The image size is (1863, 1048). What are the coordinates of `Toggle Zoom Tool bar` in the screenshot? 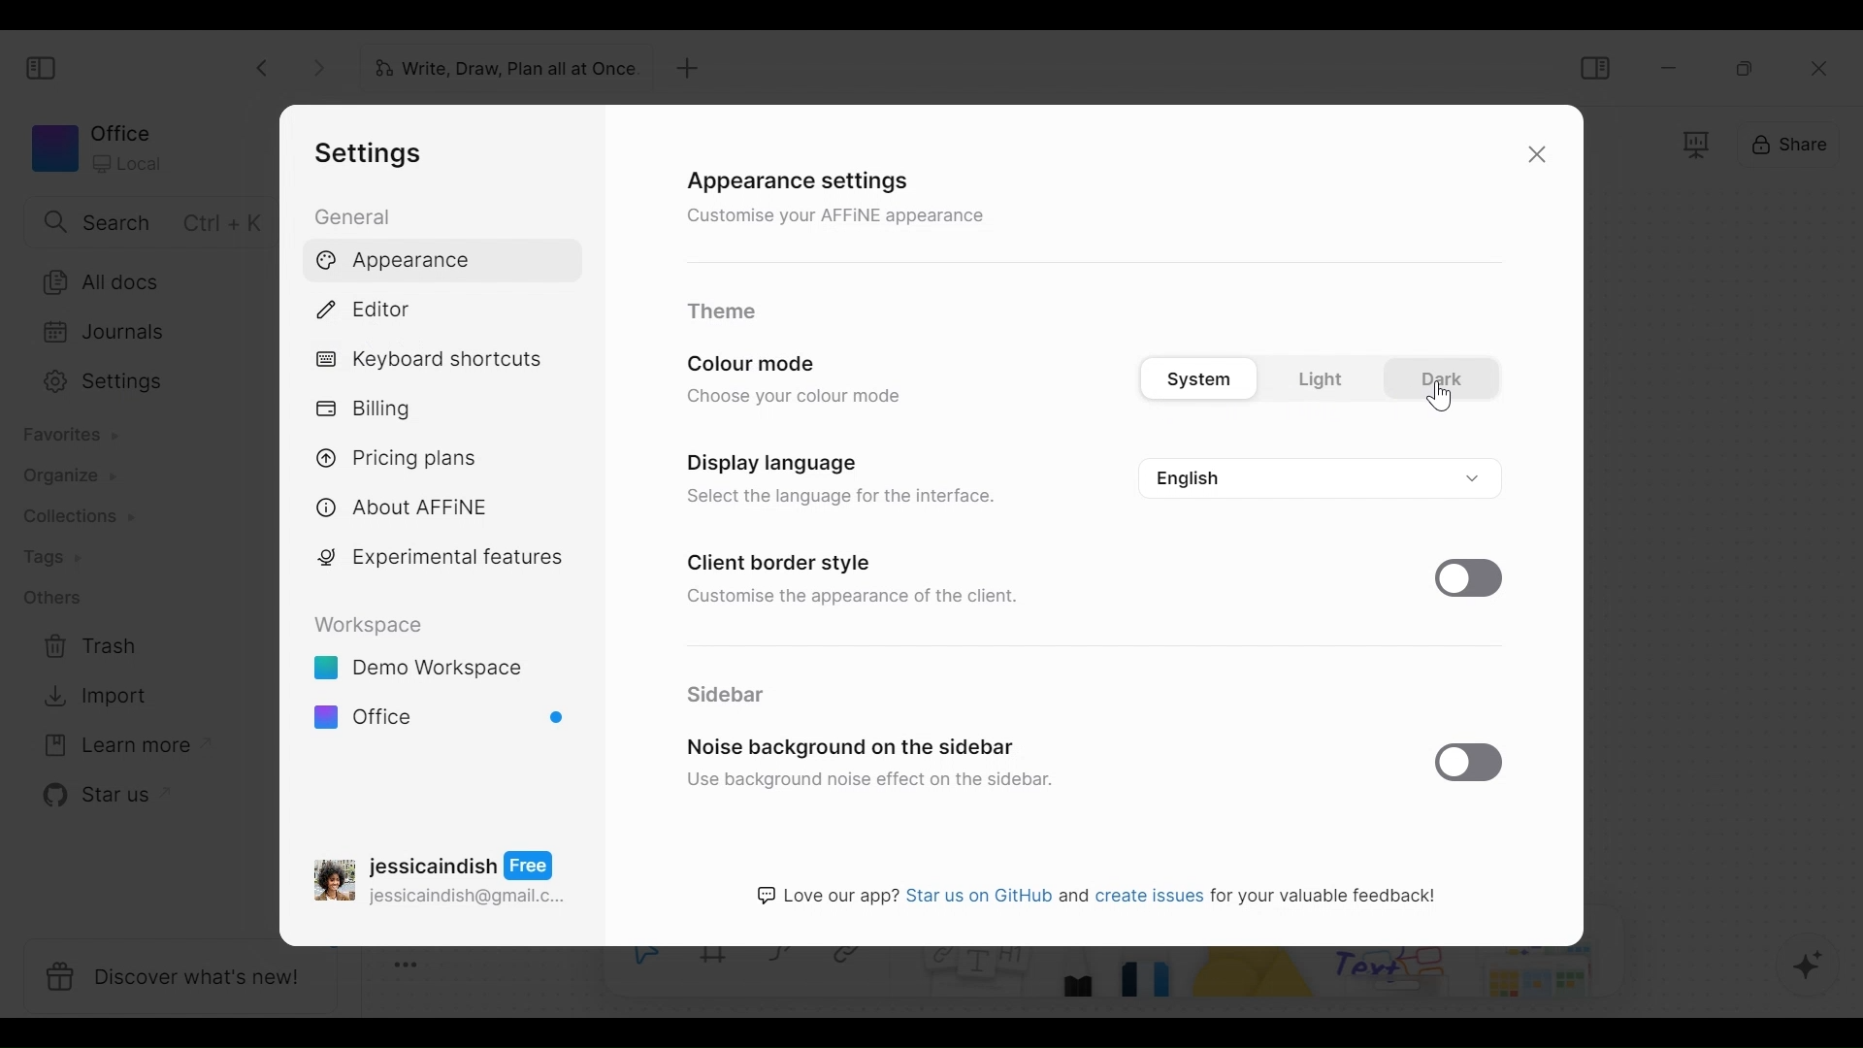 It's located at (412, 966).